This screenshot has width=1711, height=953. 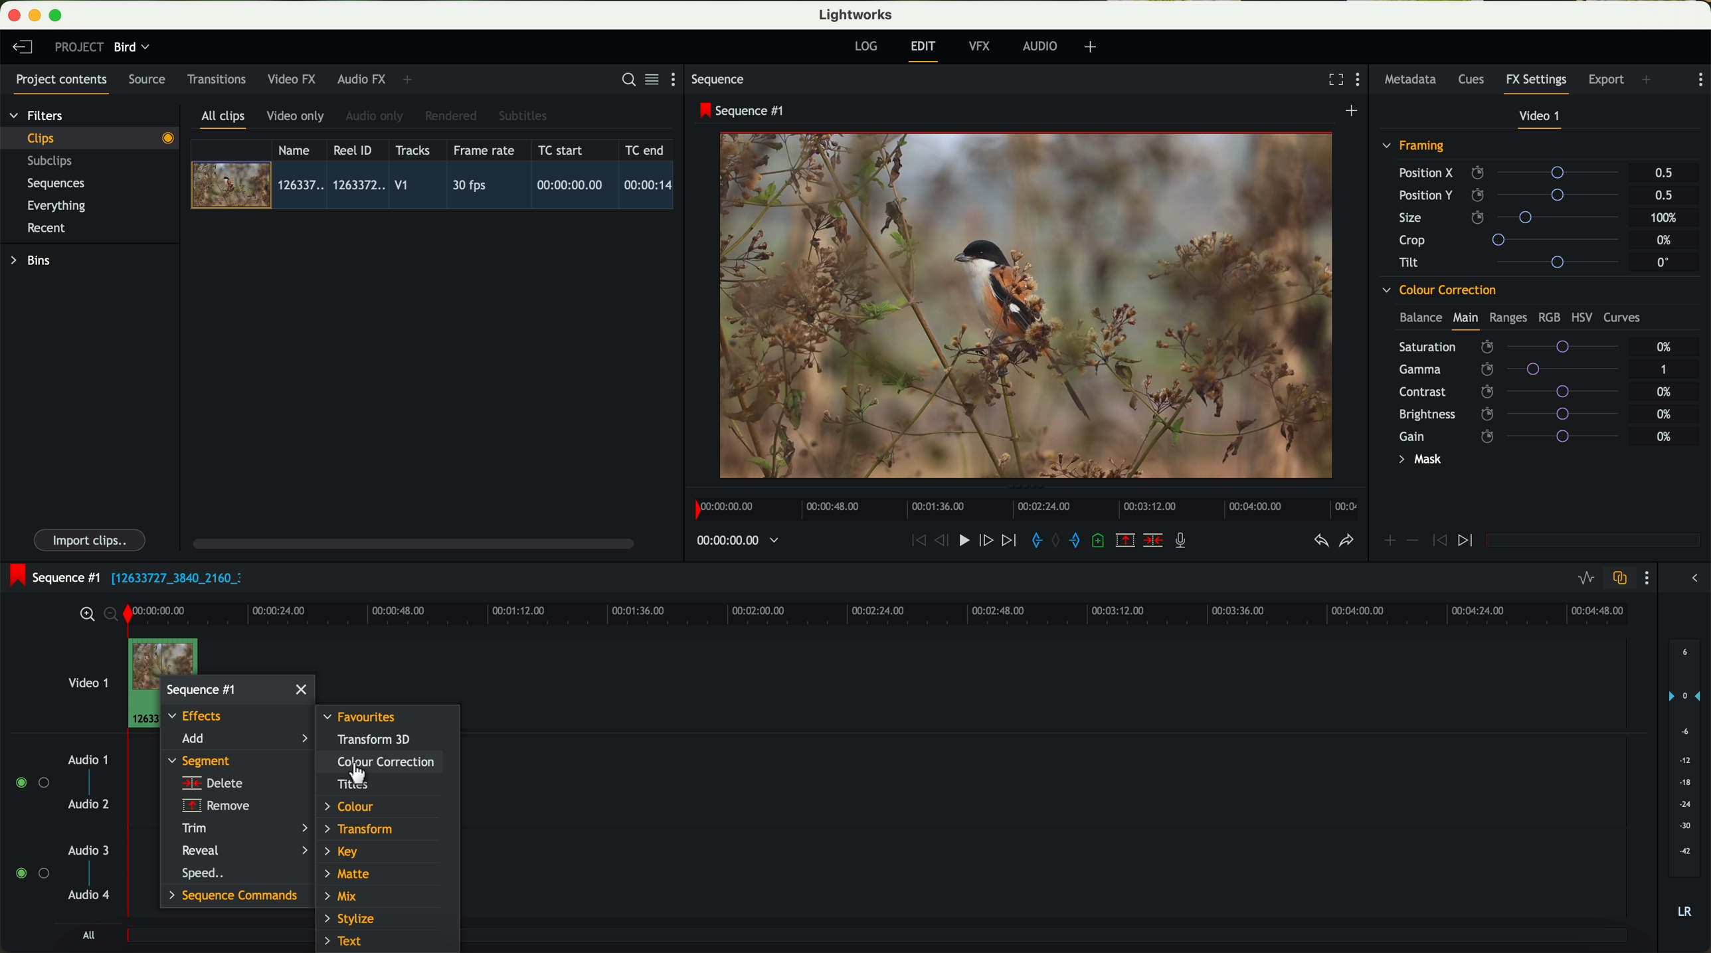 What do you see at coordinates (161, 683) in the screenshot?
I see `right click` at bounding box center [161, 683].